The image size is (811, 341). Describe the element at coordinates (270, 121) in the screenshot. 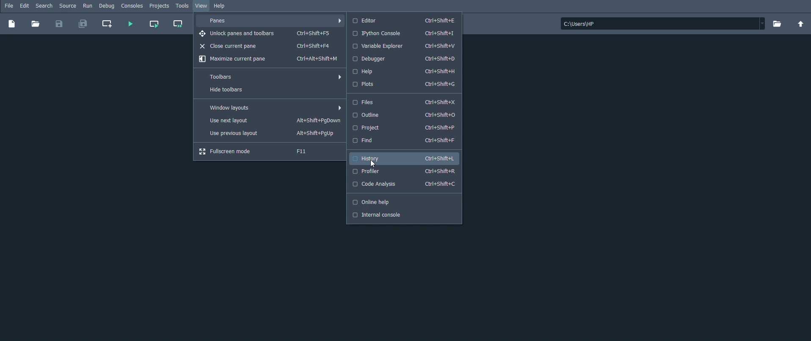

I see `Use next layout` at that location.